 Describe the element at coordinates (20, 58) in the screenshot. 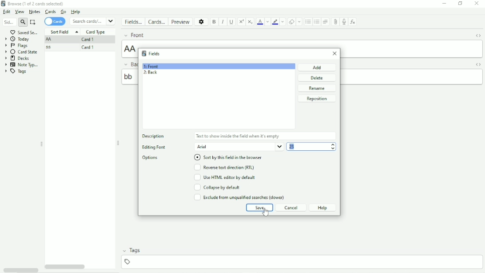

I see `Decks` at that location.